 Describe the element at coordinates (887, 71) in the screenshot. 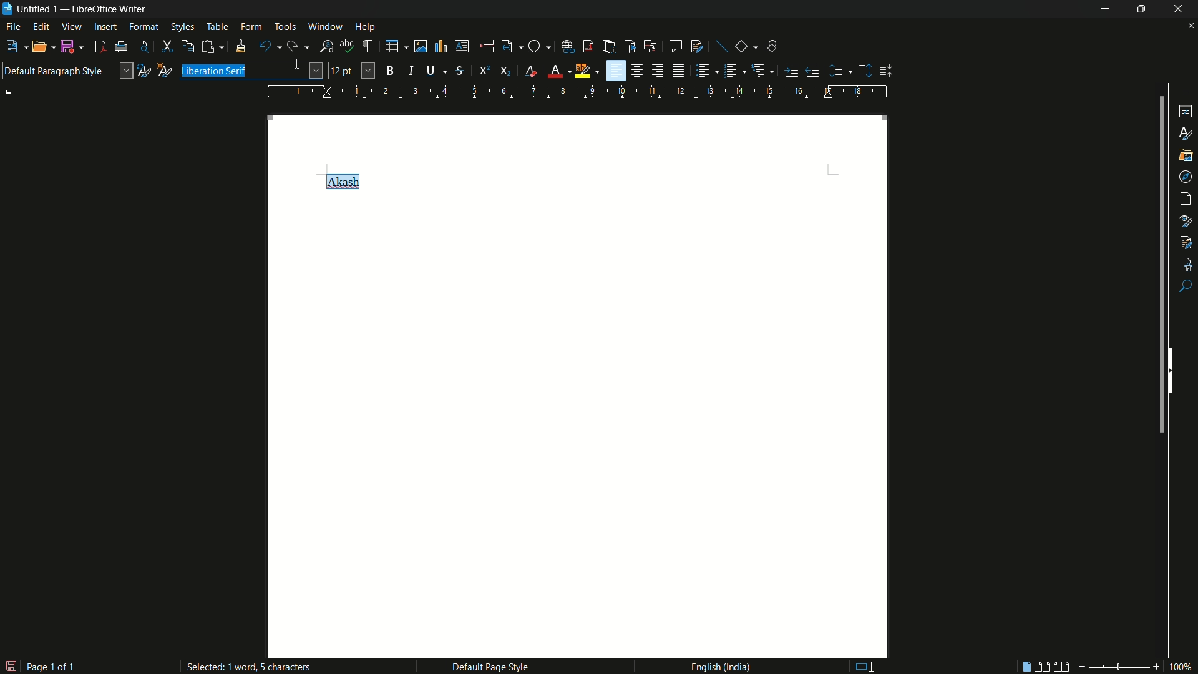

I see `decrease paragraph spacing` at that location.